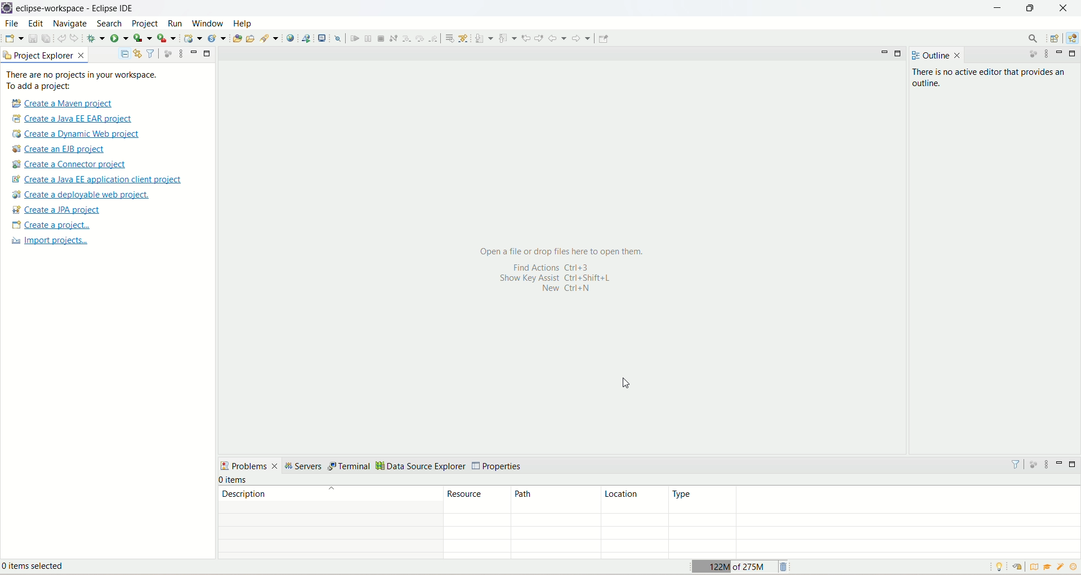 This screenshot has height=575, width=1081. I want to click on maximize, so click(208, 54).